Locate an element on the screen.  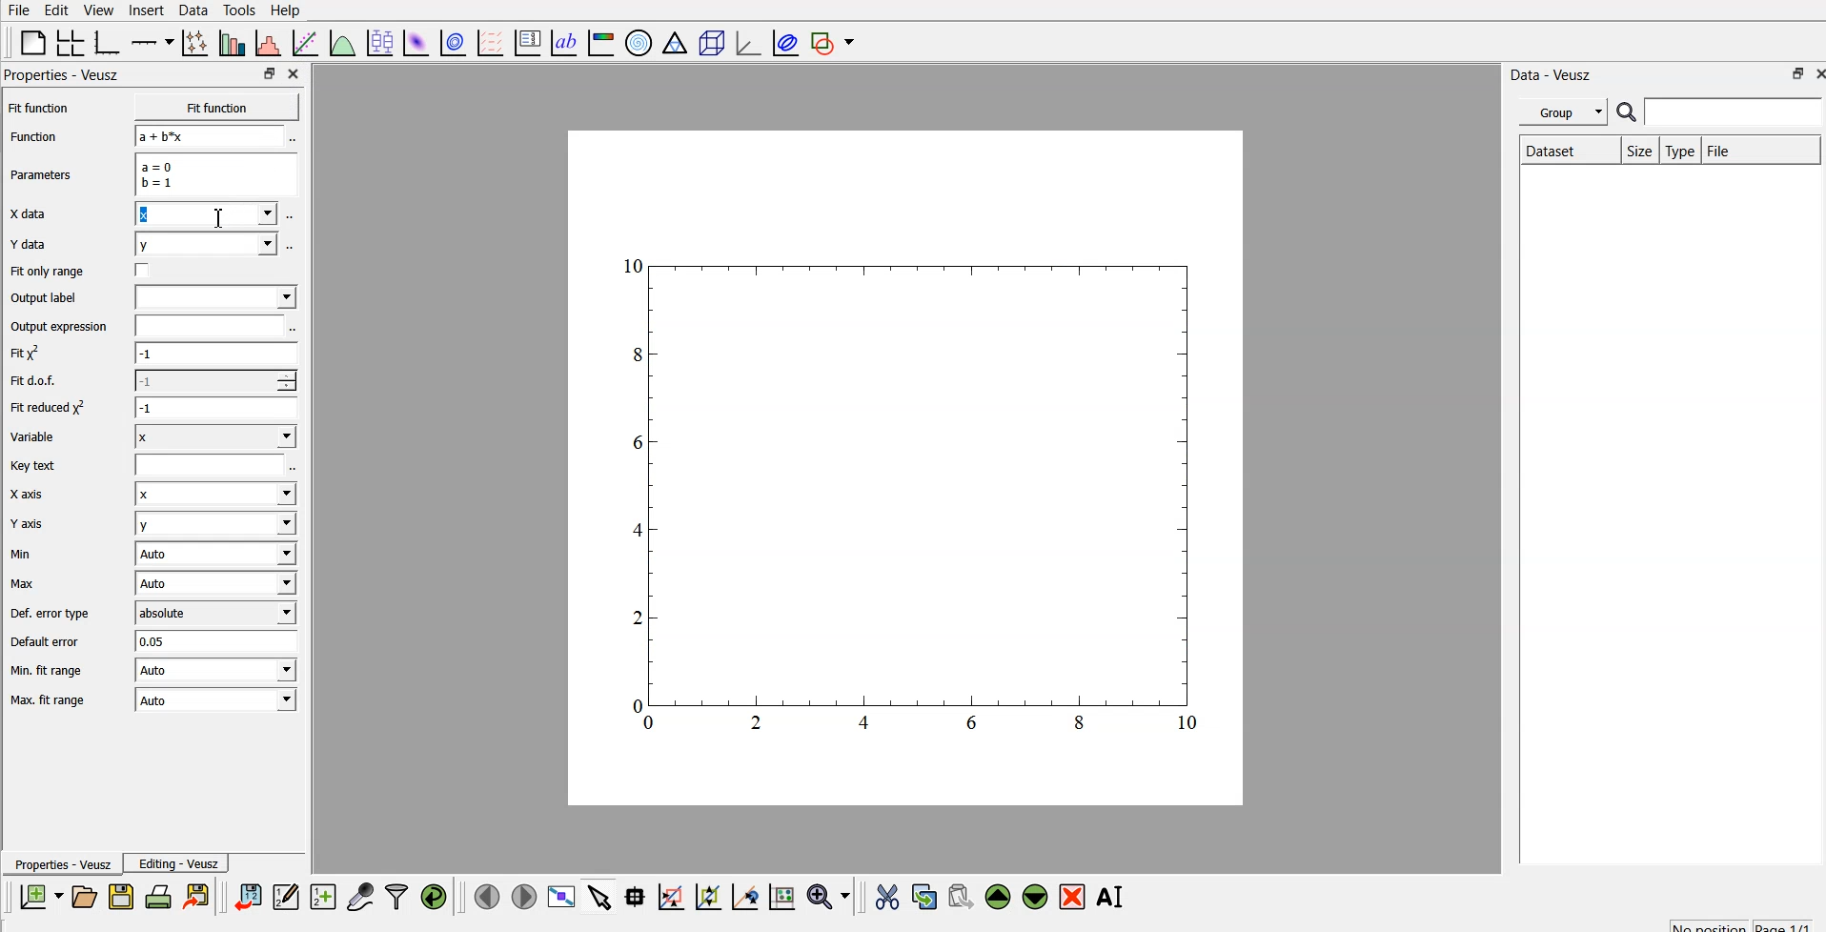
polar graph is located at coordinates (640, 44).